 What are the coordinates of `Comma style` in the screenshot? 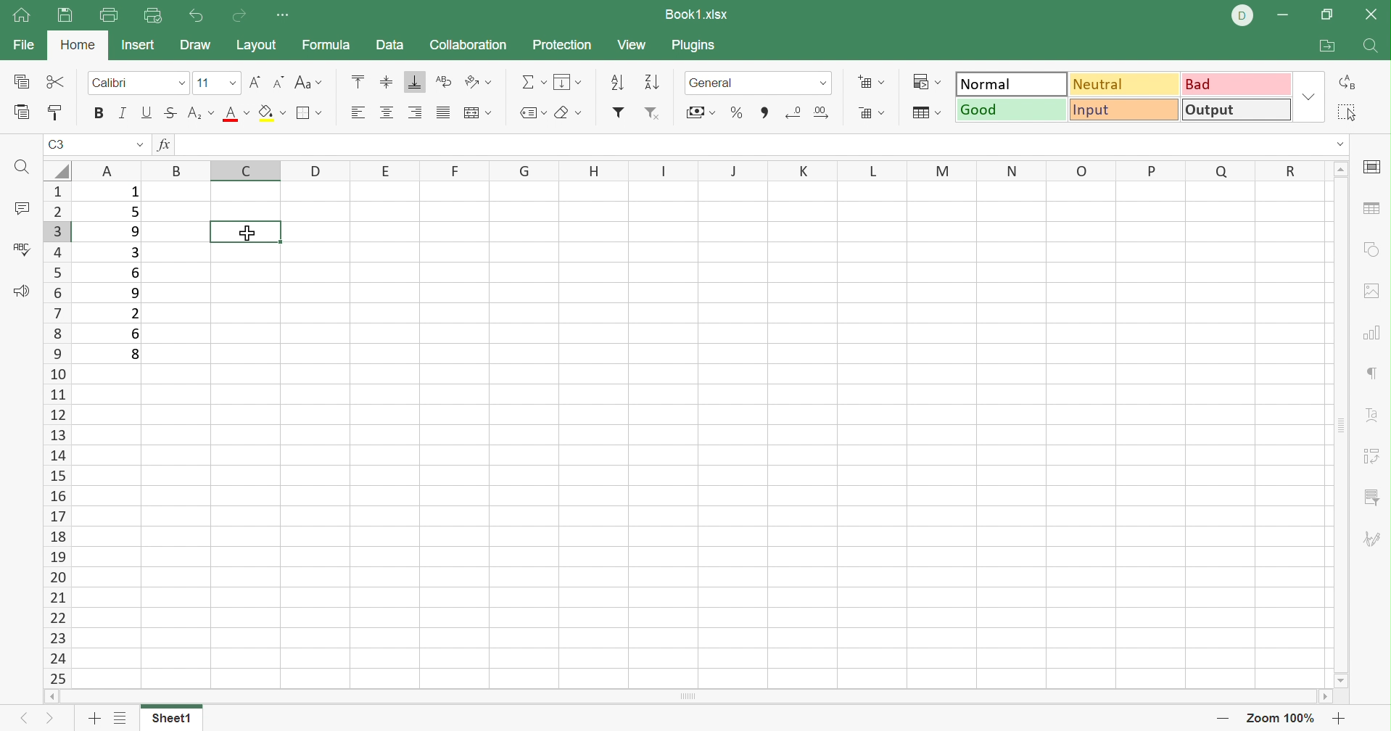 It's located at (764, 111).